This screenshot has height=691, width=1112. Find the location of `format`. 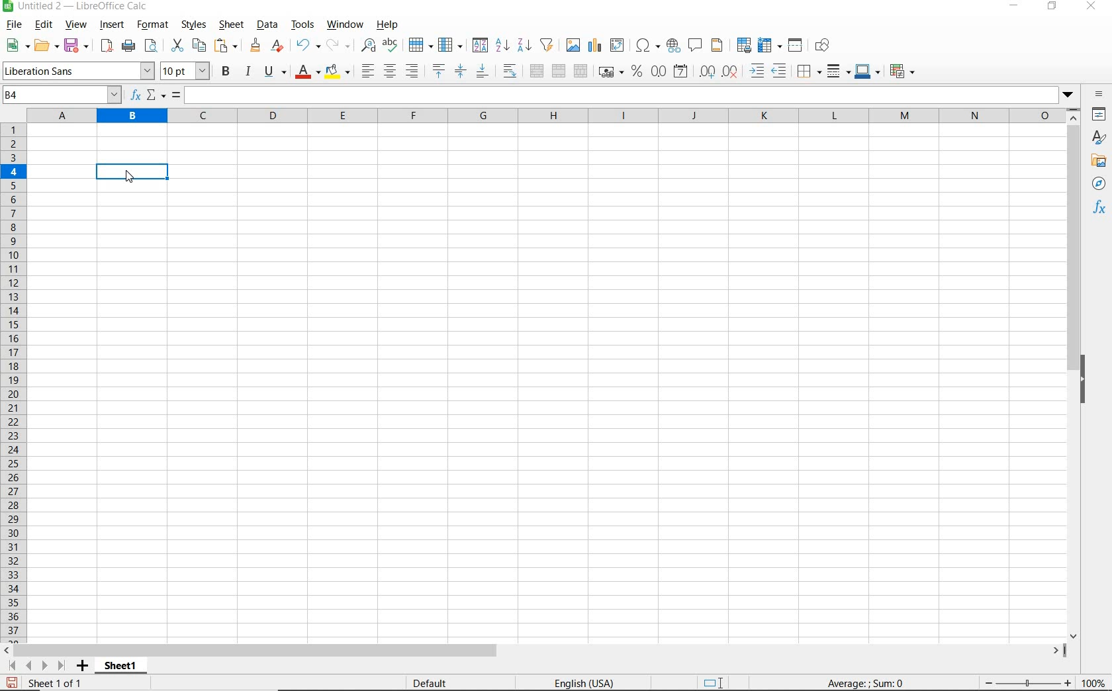

format is located at coordinates (154, 26).